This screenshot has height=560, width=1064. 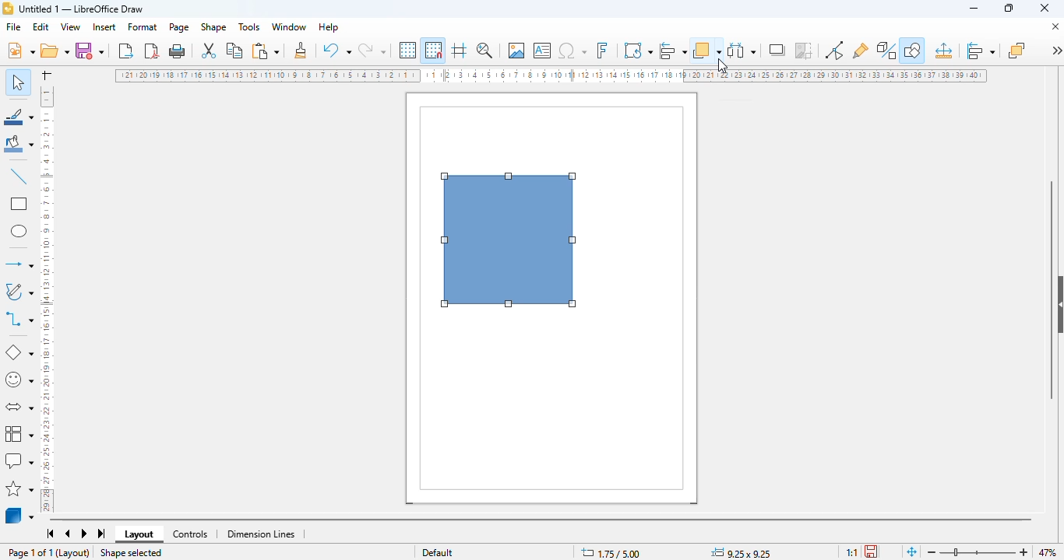 I want to click on page, so click(x=179, y=27).